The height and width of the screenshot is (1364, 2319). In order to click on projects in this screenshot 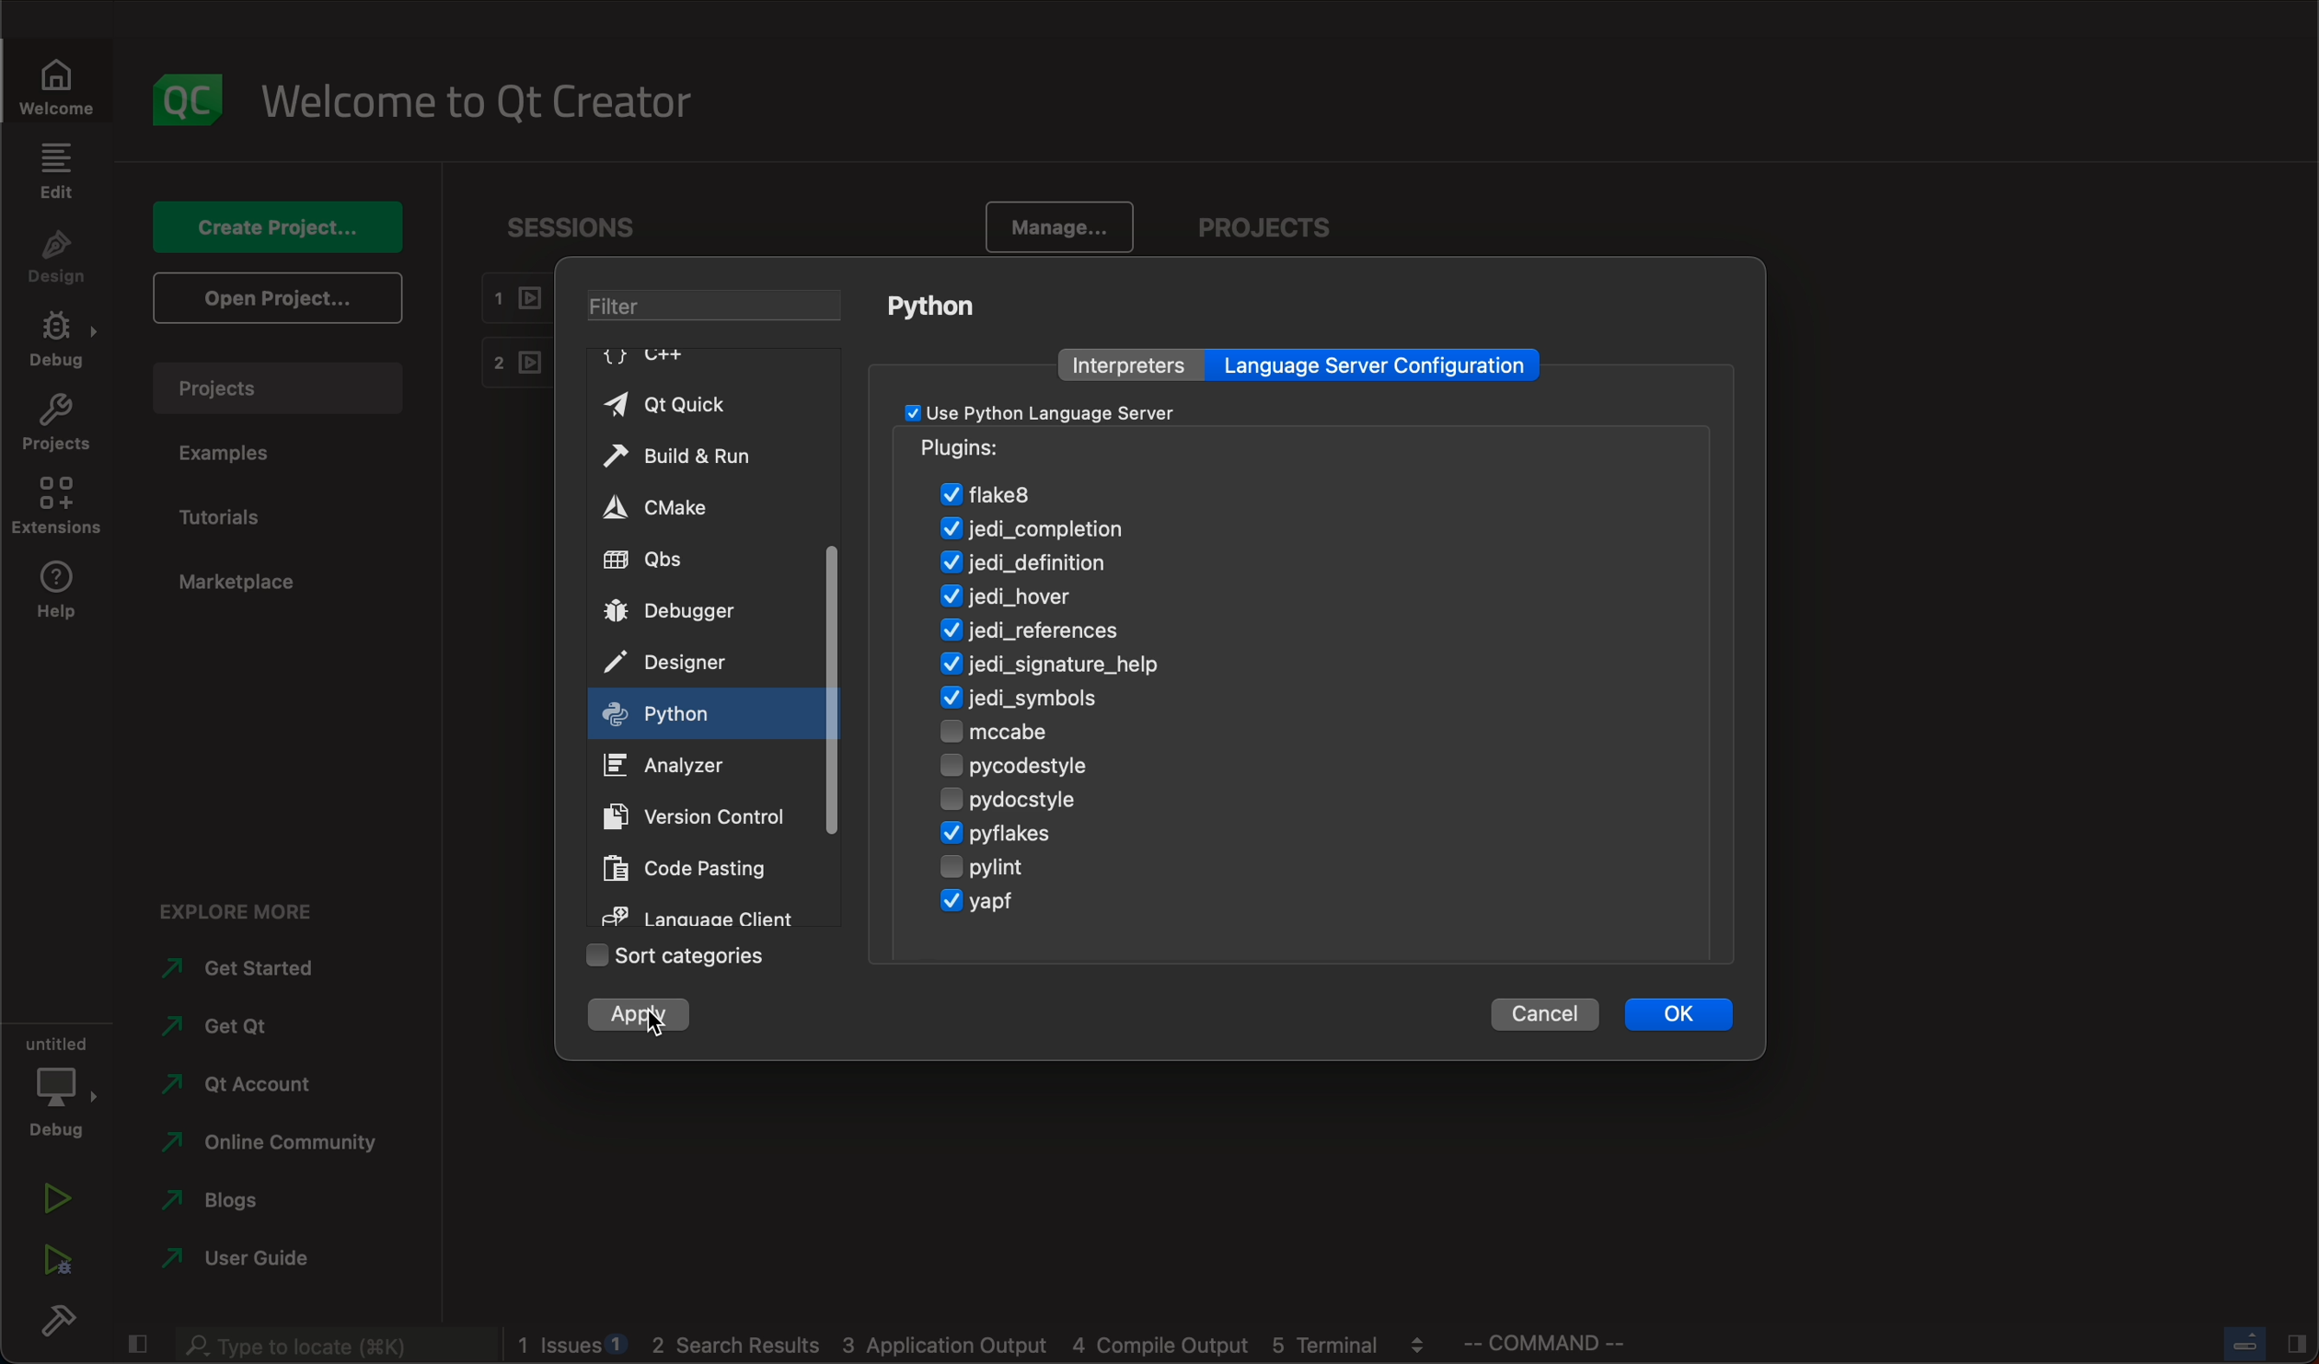, I will do `click(1265, 224)`.